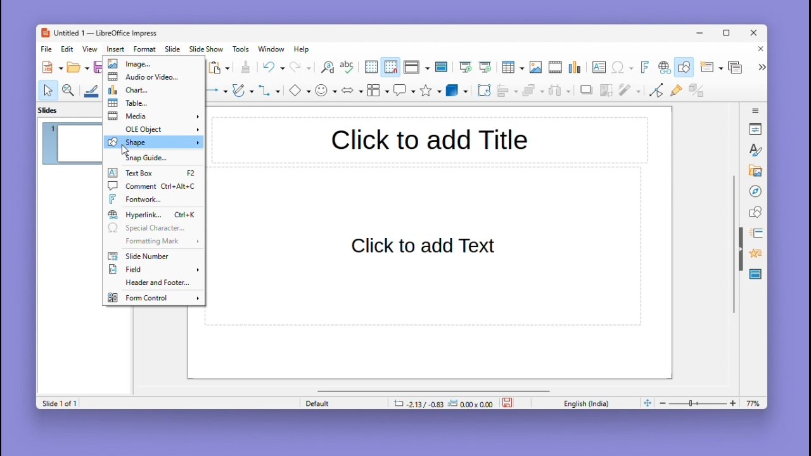 Image resolution: width=811 pixels, height=456 pixels. I want to click on Toggle extrusion, so click(696, 91).